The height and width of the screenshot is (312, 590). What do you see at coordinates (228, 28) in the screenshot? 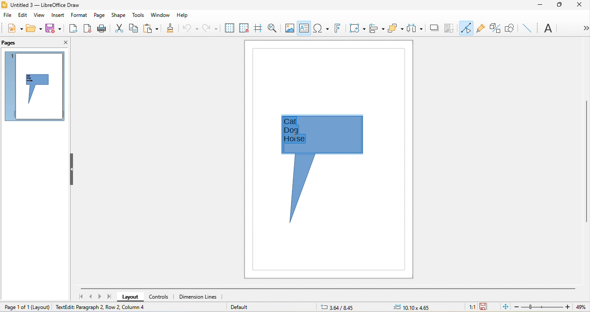
I see `display to grids` at bounding box center [228, 28].